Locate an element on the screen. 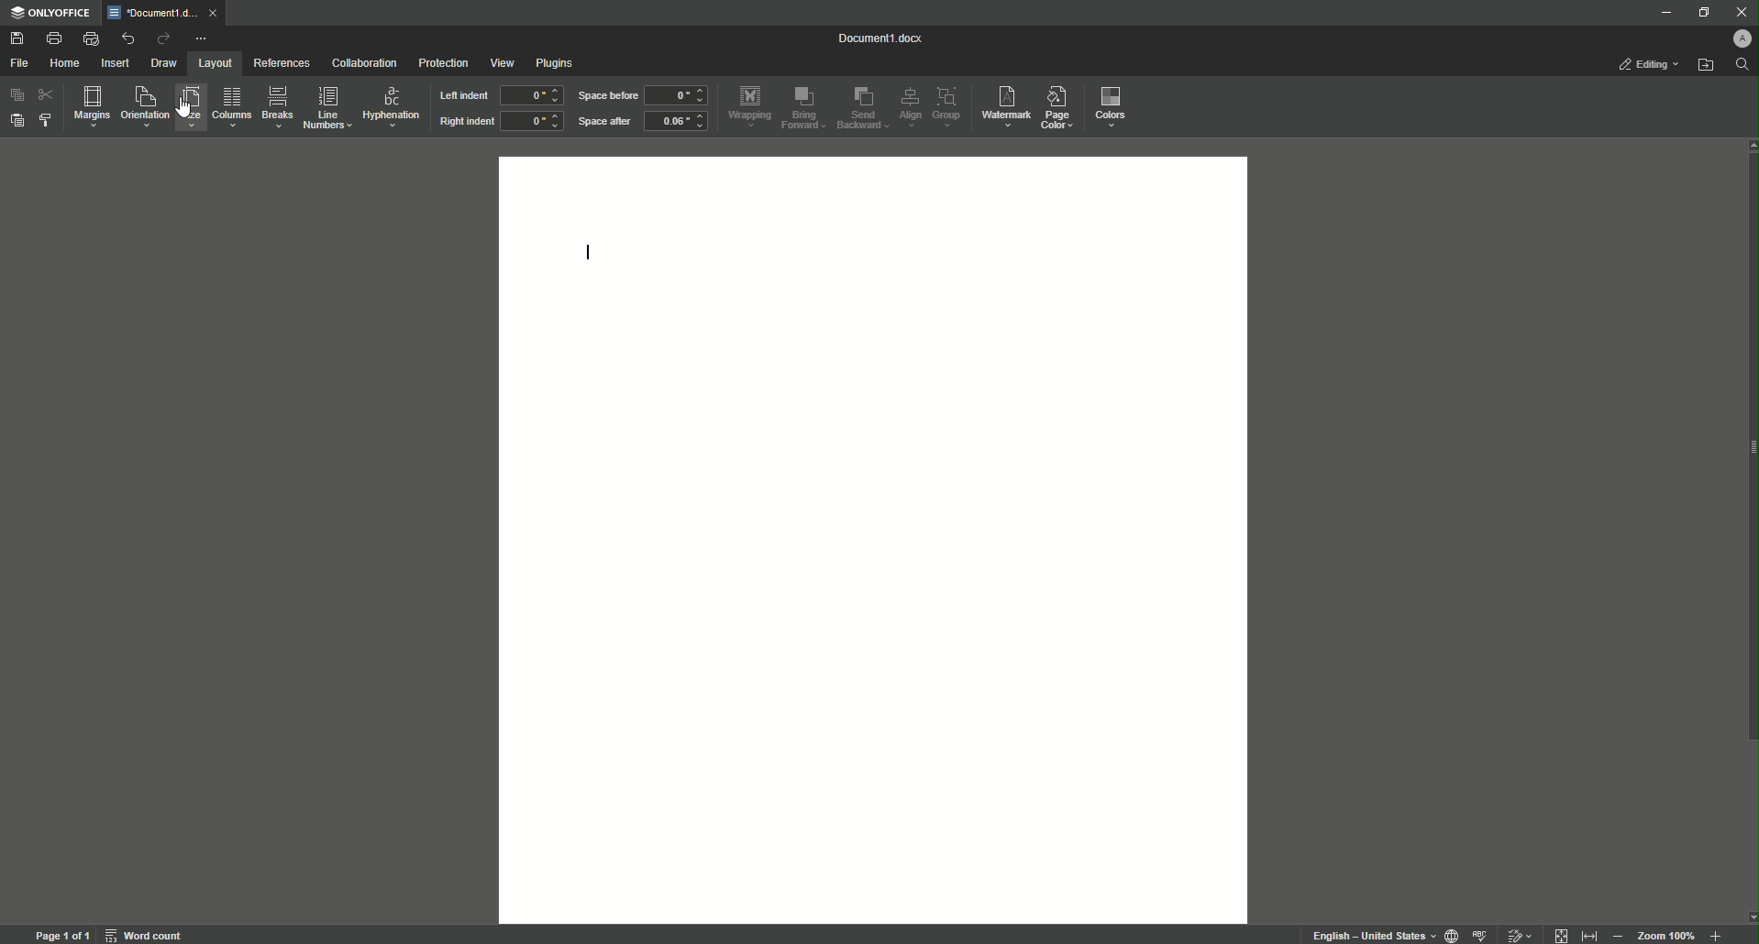 The height and width of the screenshot is (944, 1759). Paste is located at coordinates (18, 123).